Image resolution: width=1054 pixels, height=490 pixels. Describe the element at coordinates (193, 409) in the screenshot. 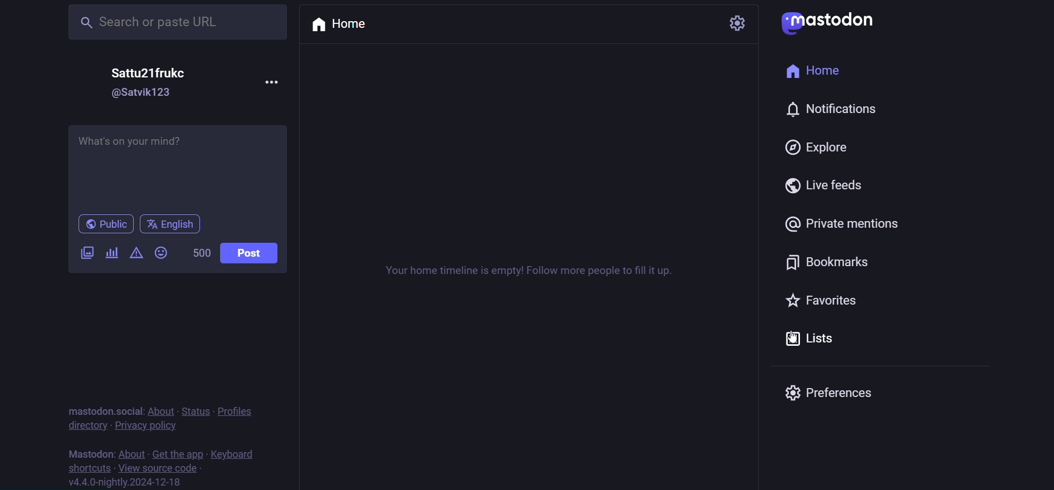

I see `status` at that location.